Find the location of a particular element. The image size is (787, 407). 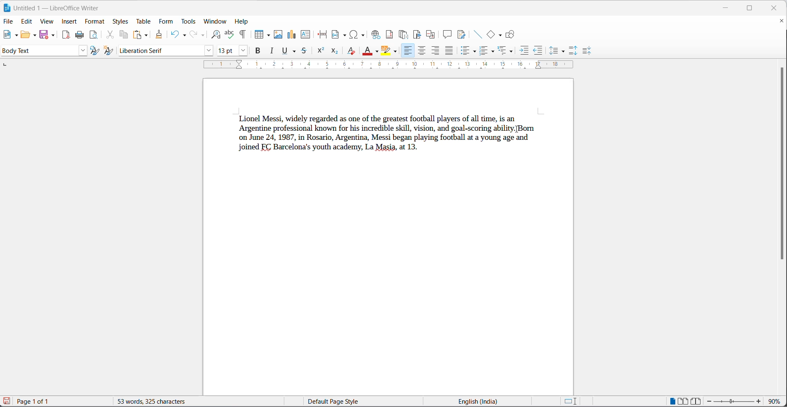

text align center is located at coordinates (422, 51).